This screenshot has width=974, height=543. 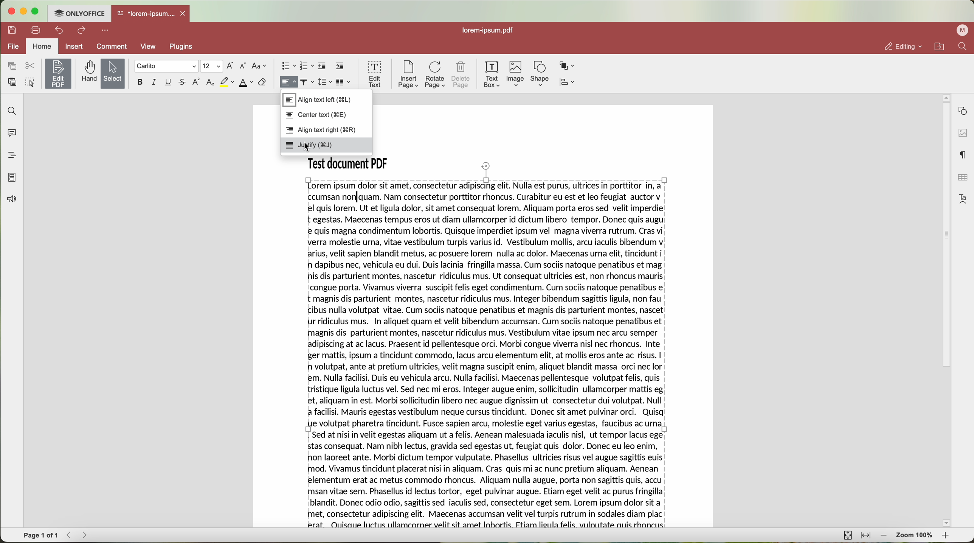 What do you see at coordinates (182, 47) in the screenshot?
I see `Plugins` at bounding box center [182, 47].